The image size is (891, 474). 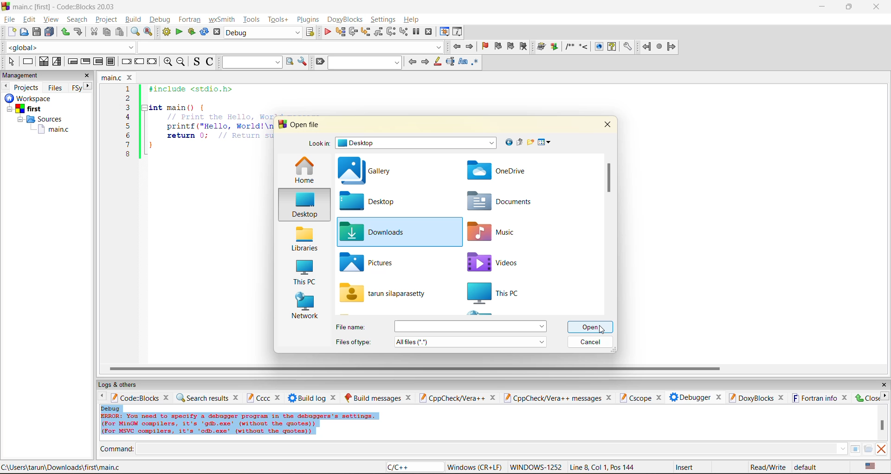 What do you see at coordinates (340, 32) in the screenshot?
I see `run to cursor` at bounding box center [340, 32].